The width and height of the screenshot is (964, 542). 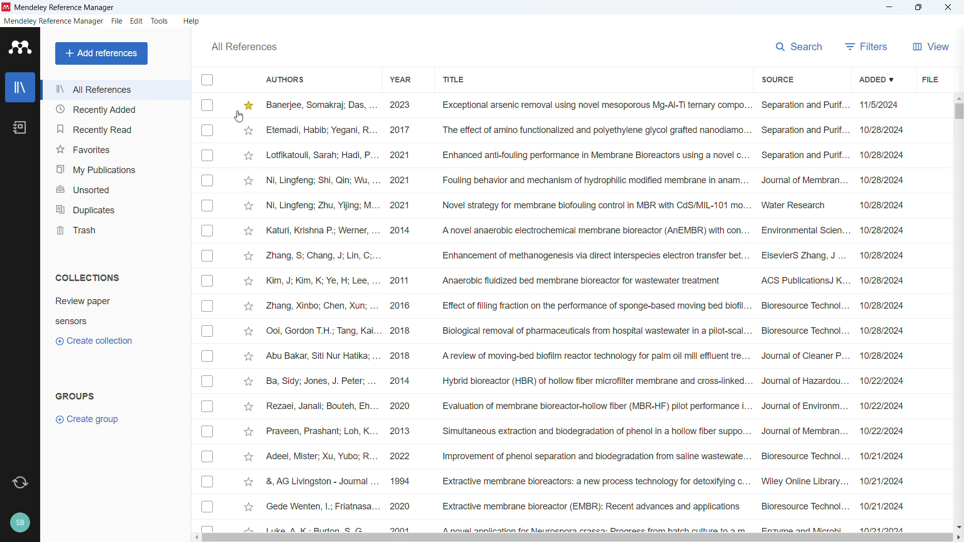 What do you see at coordinates (778, 78) in the screenshot?
I see `Sort by source ` at bounding box center [778, 78].